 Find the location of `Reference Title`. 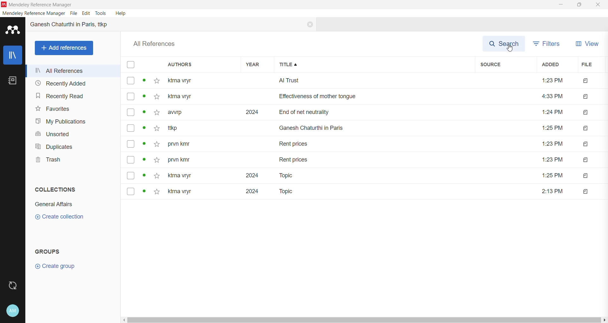

Reference Title is located at coordinates (72, 25).